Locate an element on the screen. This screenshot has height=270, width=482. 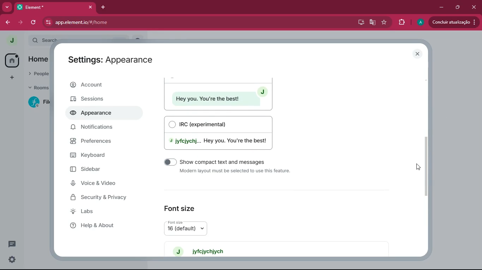
add is located at coordinates (10, 77).